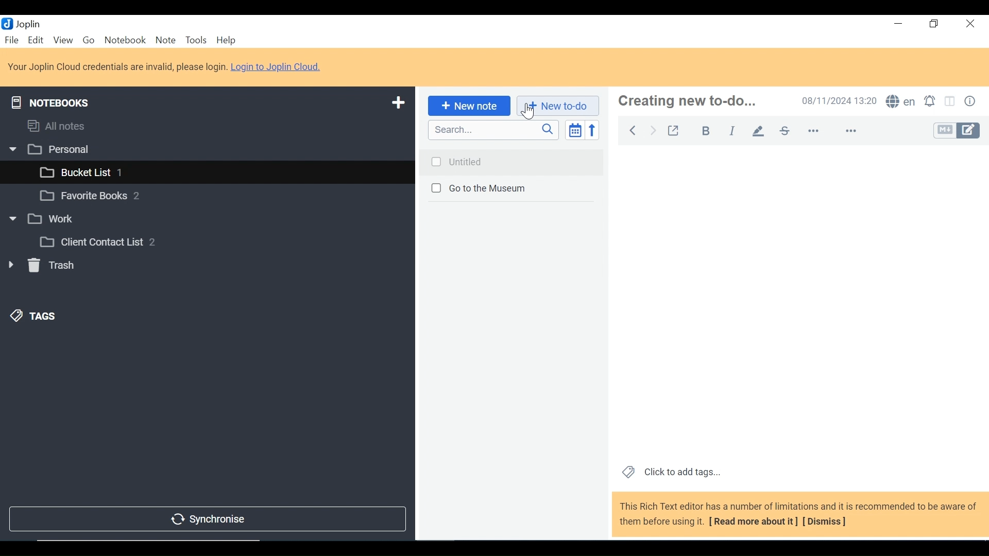 Image resolution: width=989 pixels, height=556 pixels. What do you see at coordinates (671, 473) in the screenshot?
I see `Click to add tags` at bounding box center [671, 473].